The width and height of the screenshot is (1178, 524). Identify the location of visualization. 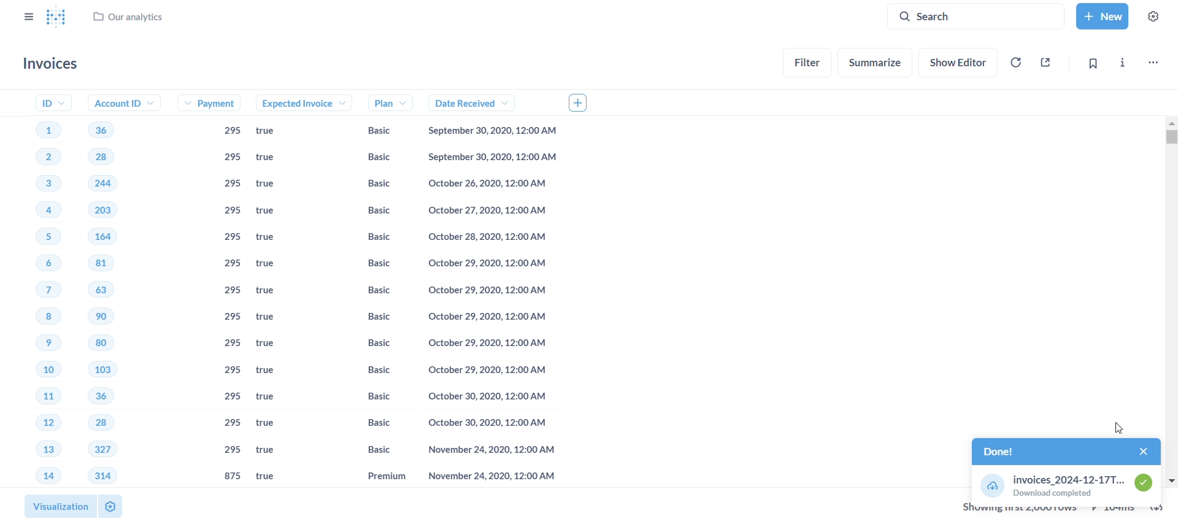
(56, 504).